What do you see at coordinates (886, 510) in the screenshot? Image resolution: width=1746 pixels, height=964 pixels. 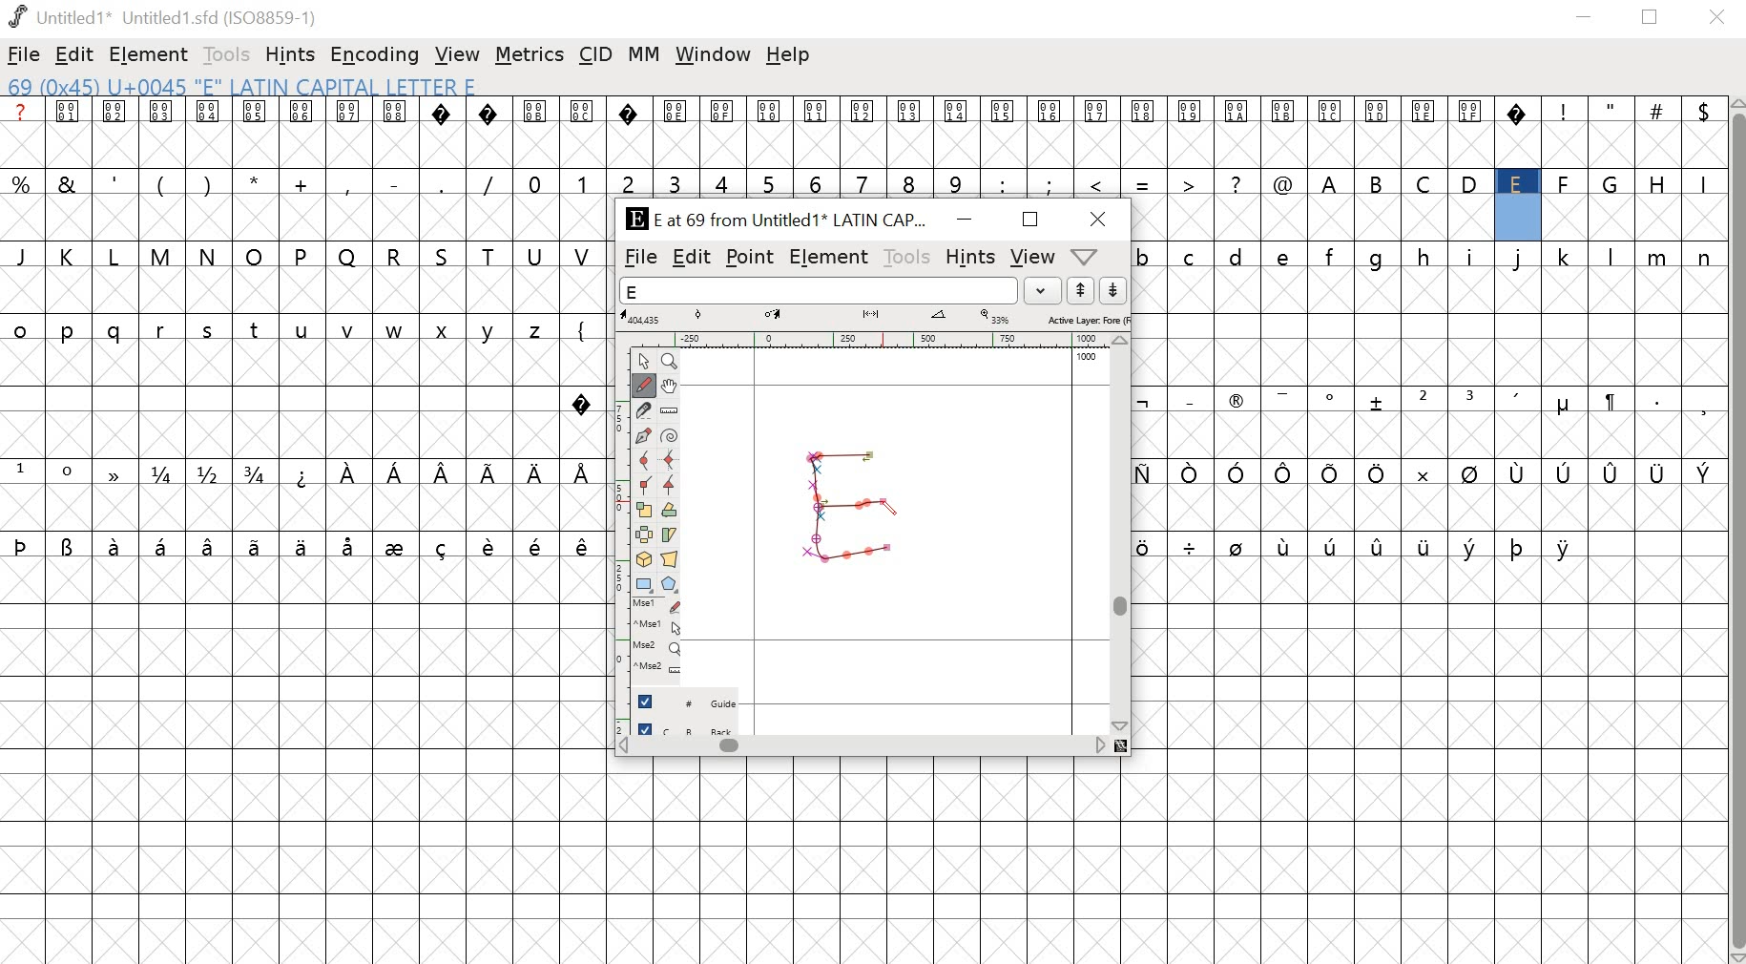 I see `PEN` at bounding box center [886, 510].